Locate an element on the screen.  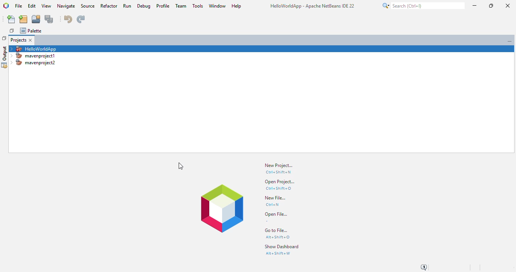
HelloWorldApp is located at coordinates (34, 48).